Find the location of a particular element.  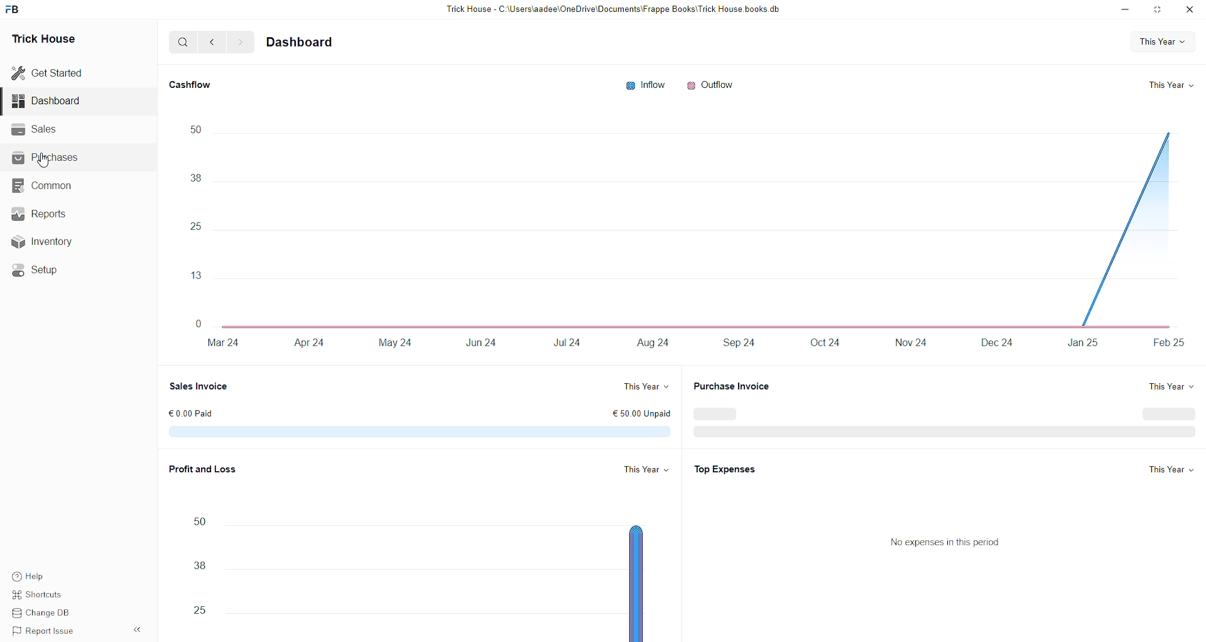

Profit and Loss is located at coordinates (202, 467).